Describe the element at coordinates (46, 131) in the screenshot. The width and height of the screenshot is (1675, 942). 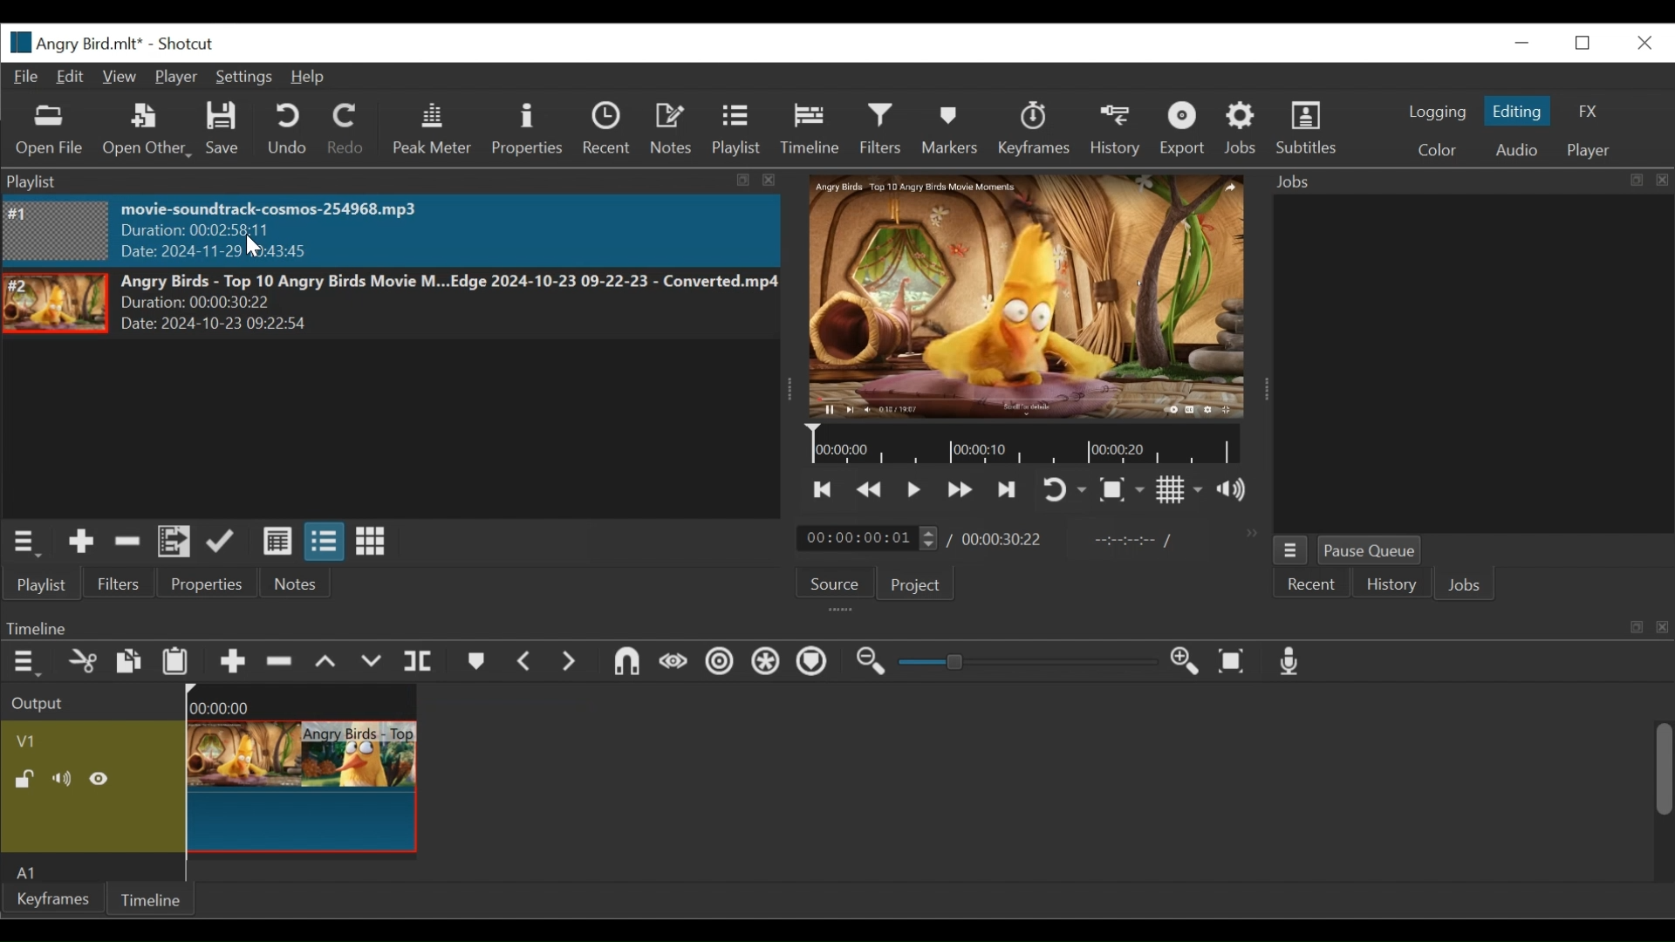
I see `Open File` at that location.